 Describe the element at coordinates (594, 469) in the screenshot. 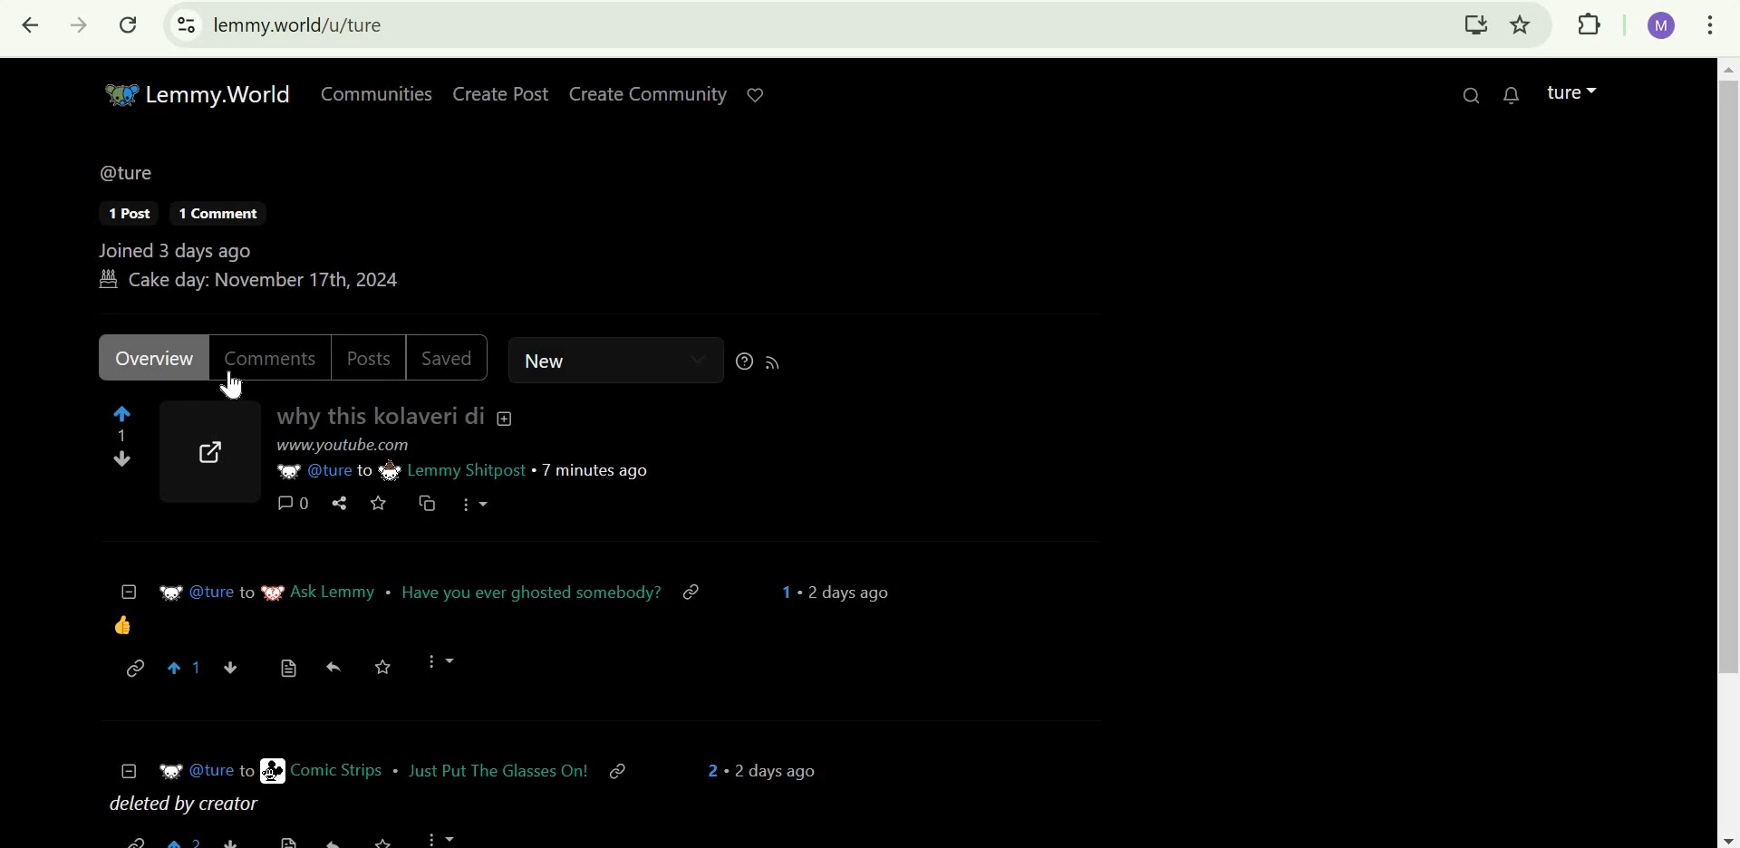

I see `7 minutes ago` at that location.